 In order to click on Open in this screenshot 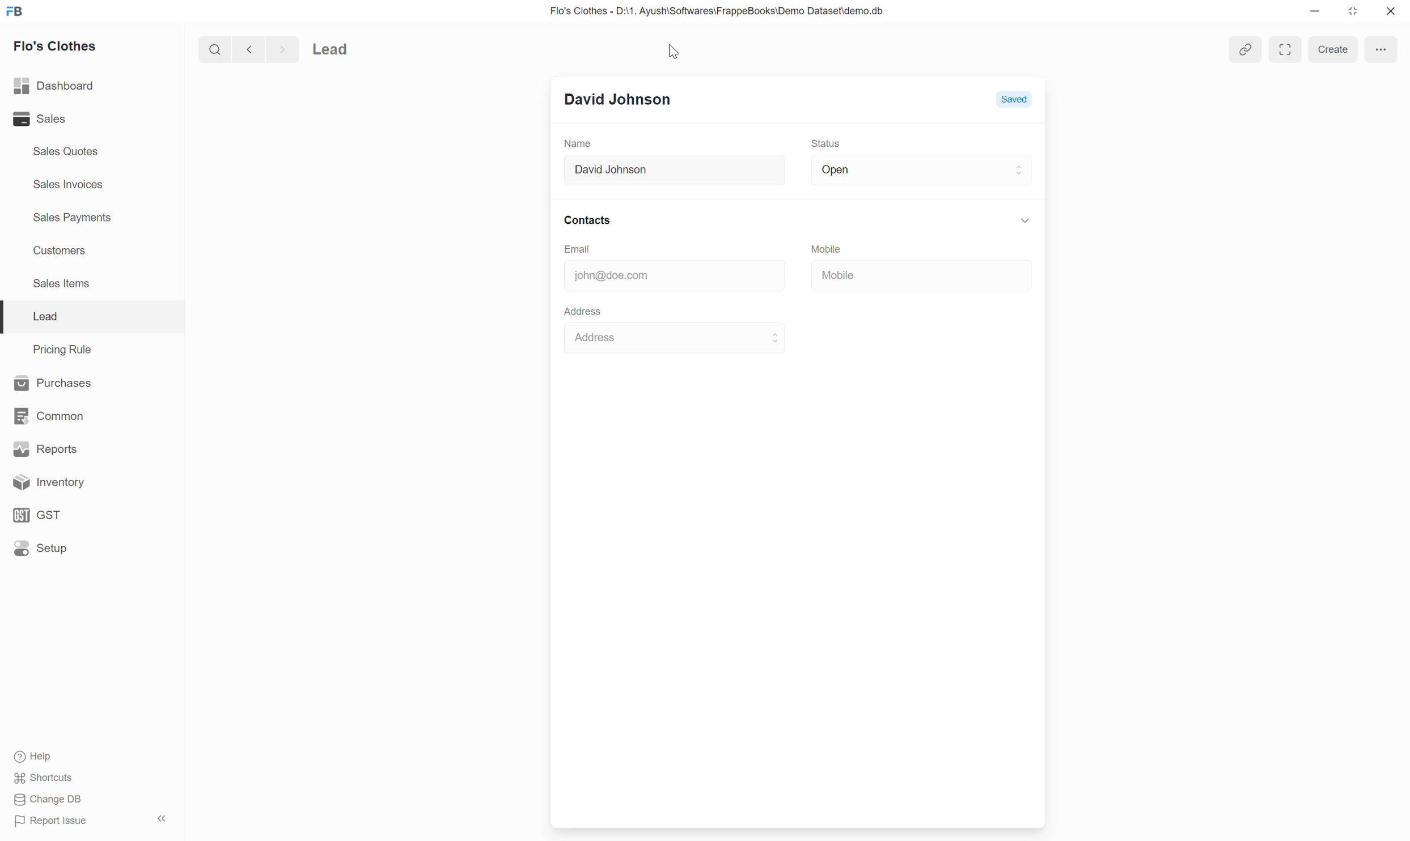, I will do `click(920, 169)`.